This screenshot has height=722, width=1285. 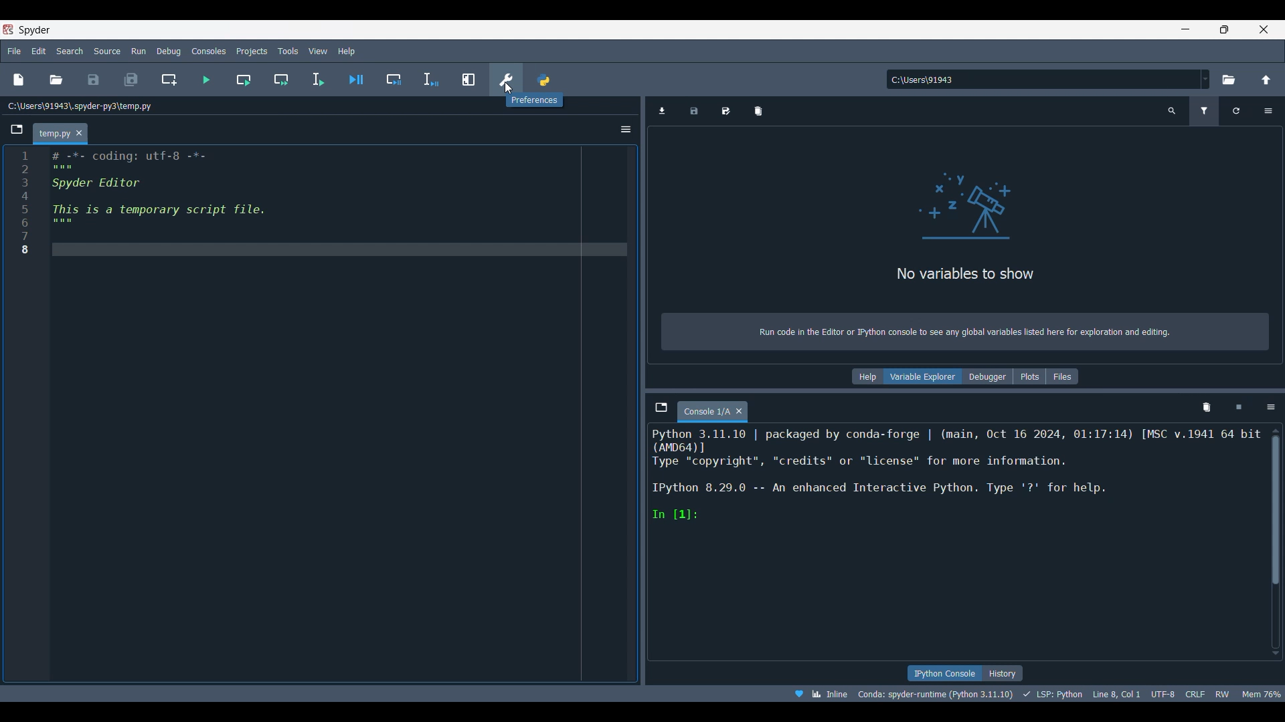 I want to click on Close, so click(x=739, y=411).